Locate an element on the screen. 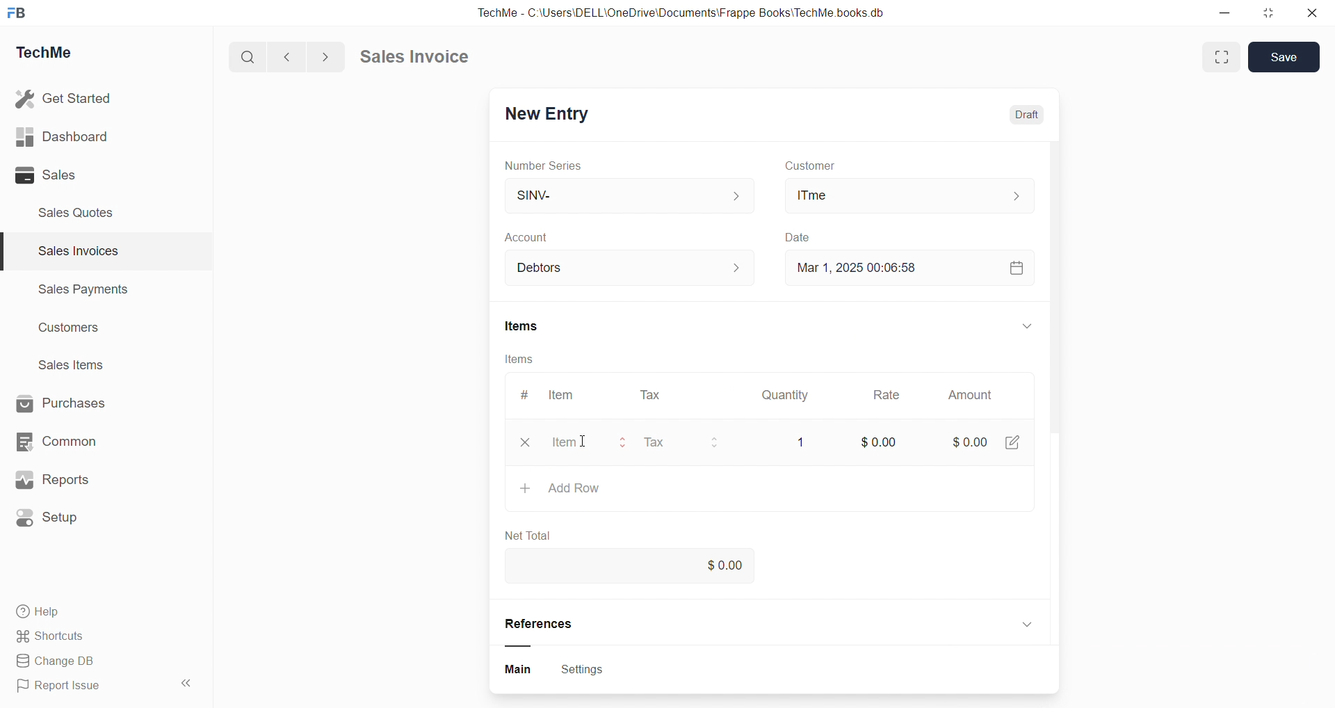 This screenshot has height=708, width=1335. References is located at coordinates (553, 624).